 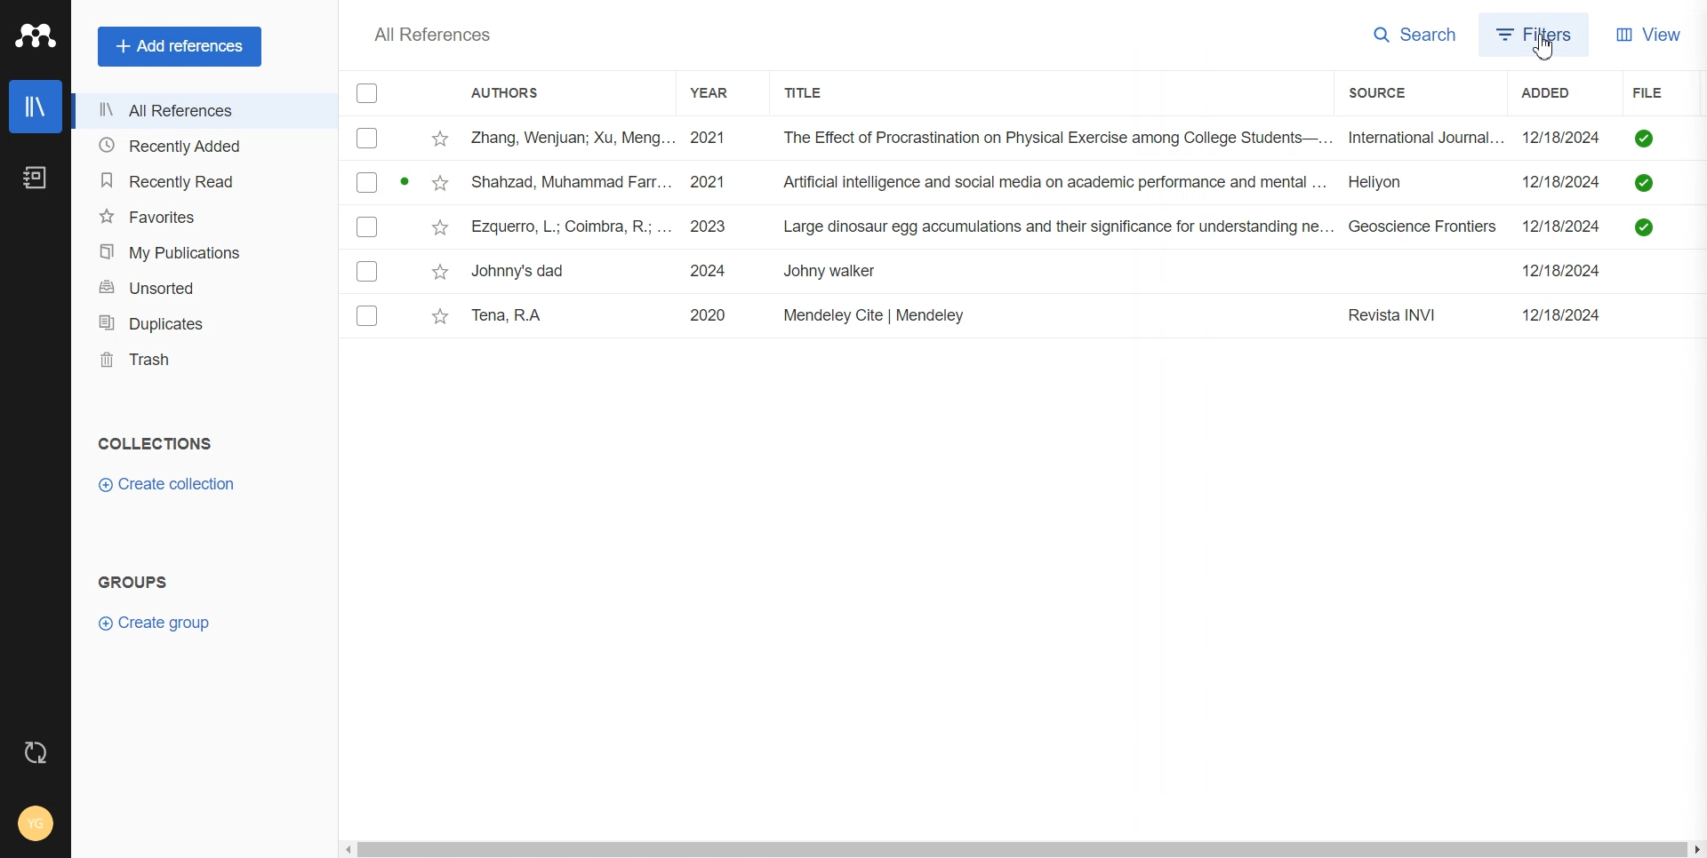 What do you see at coordinates (202, 147) in the screenshot?
I see `Recently Added` at bounding box center [202, 147].